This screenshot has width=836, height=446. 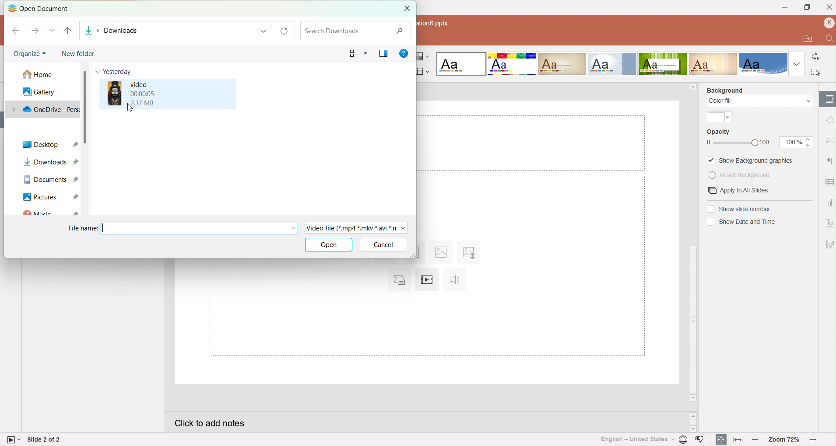 What do you see at coordinates (739, 190) in the screenshot?
I see `Apply to all slides` at bounding box center [739, 190].